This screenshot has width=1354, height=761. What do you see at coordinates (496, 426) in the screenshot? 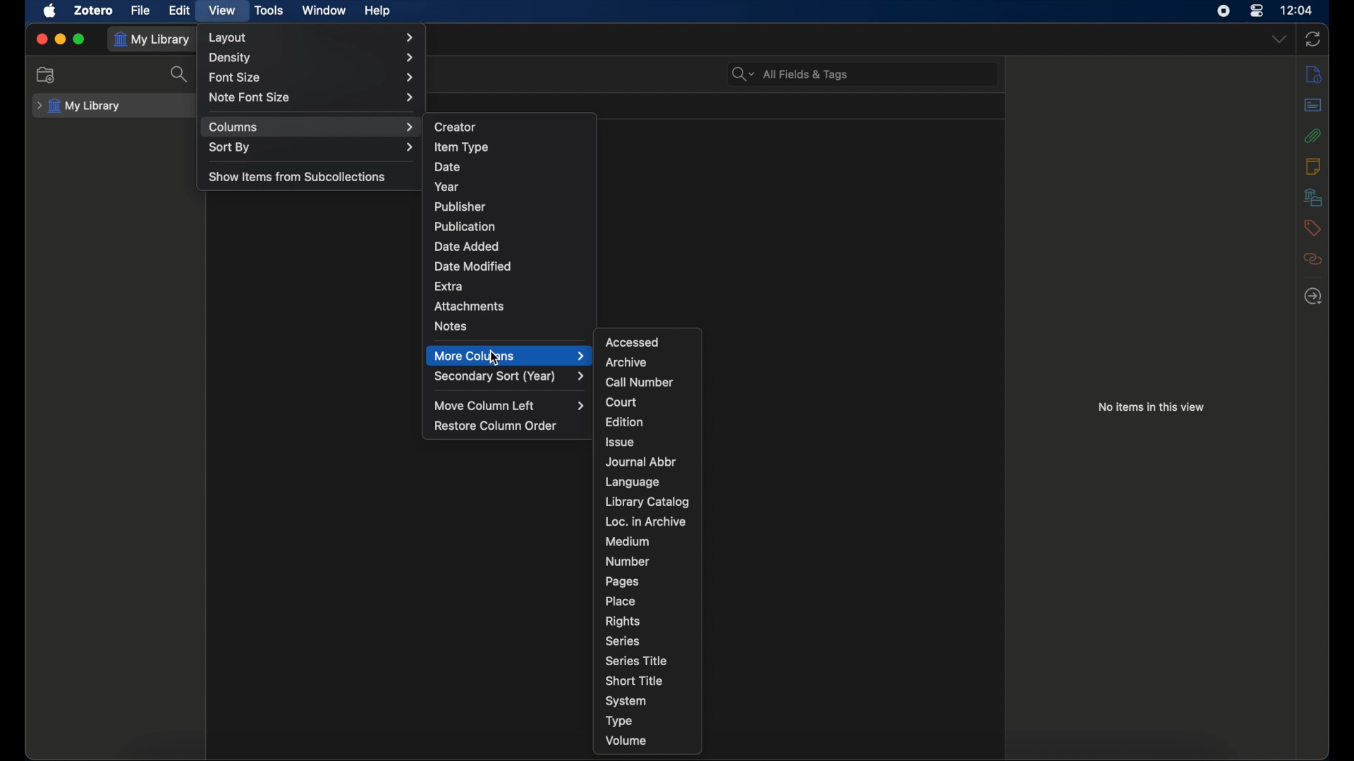
I see `restore column order` at bounding box center [496, 426].